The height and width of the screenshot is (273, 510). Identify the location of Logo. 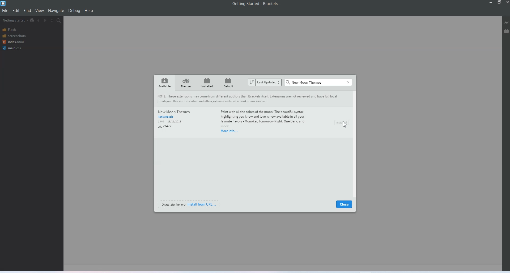
(4, 3).